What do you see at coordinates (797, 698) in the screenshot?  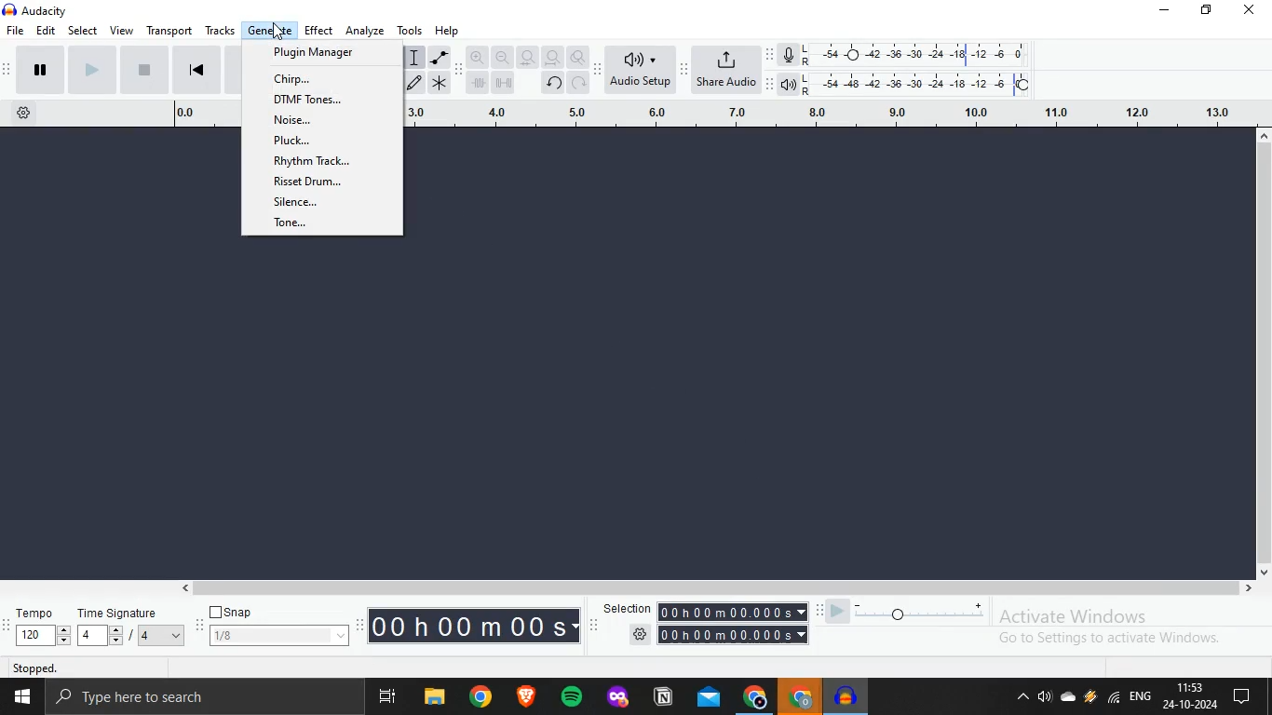 I see `Chrome` at bounding box center [797, 698].